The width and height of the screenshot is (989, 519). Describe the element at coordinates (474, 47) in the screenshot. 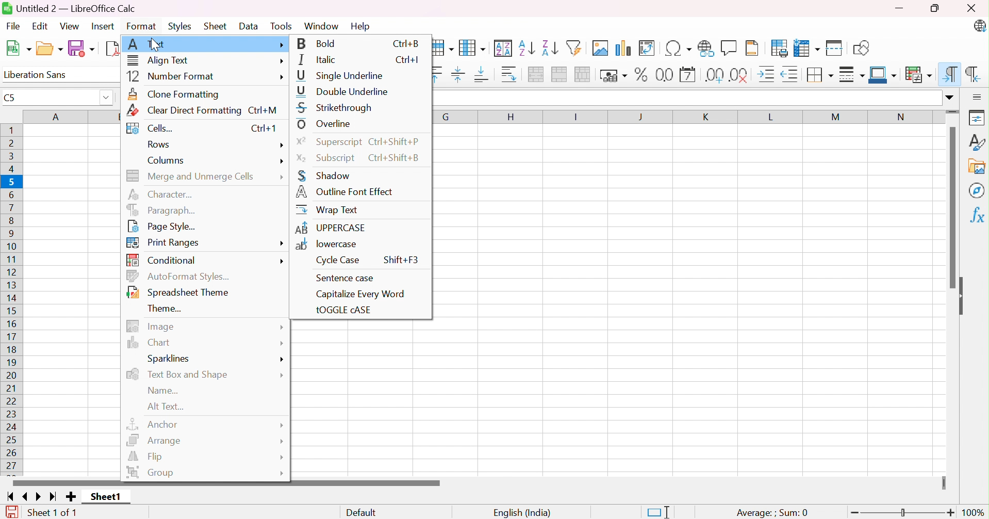

I see `Column` at that location.